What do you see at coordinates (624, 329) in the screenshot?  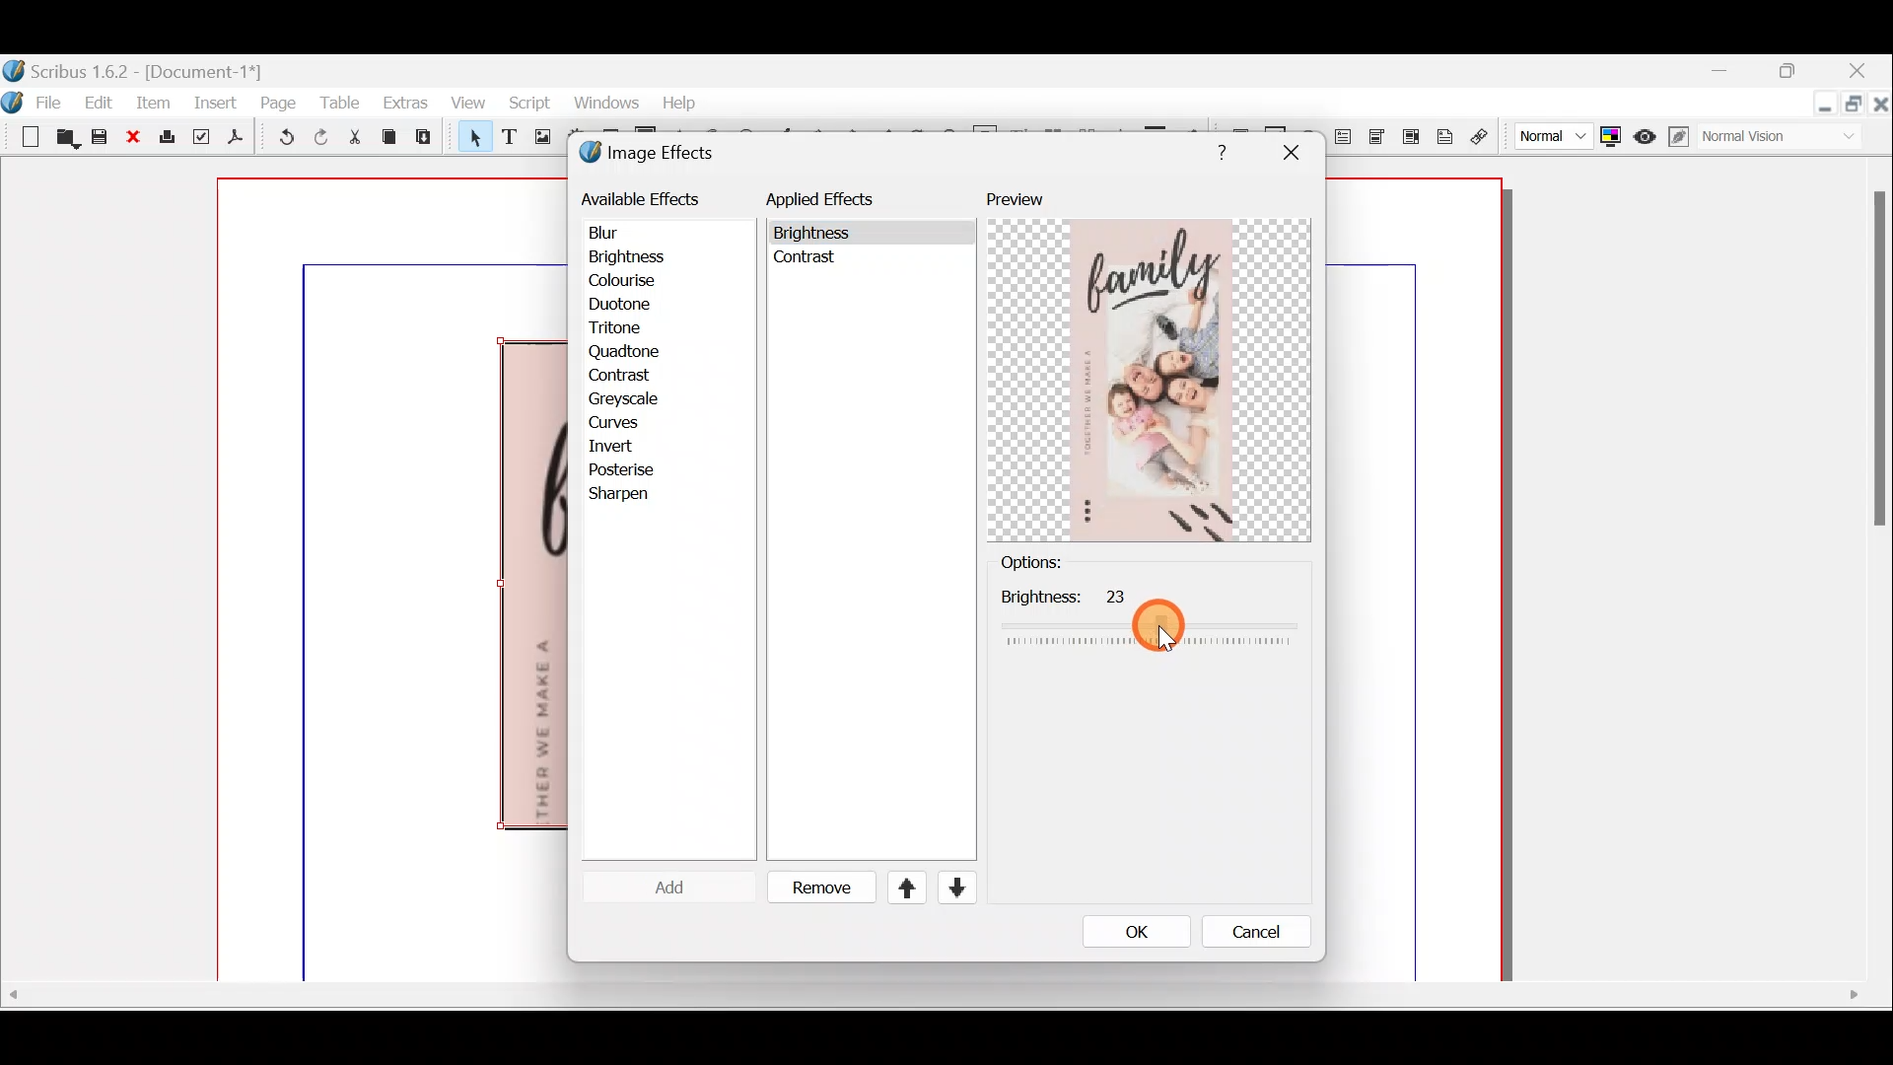 I see `Tritone` at bounding box center [624, 329].